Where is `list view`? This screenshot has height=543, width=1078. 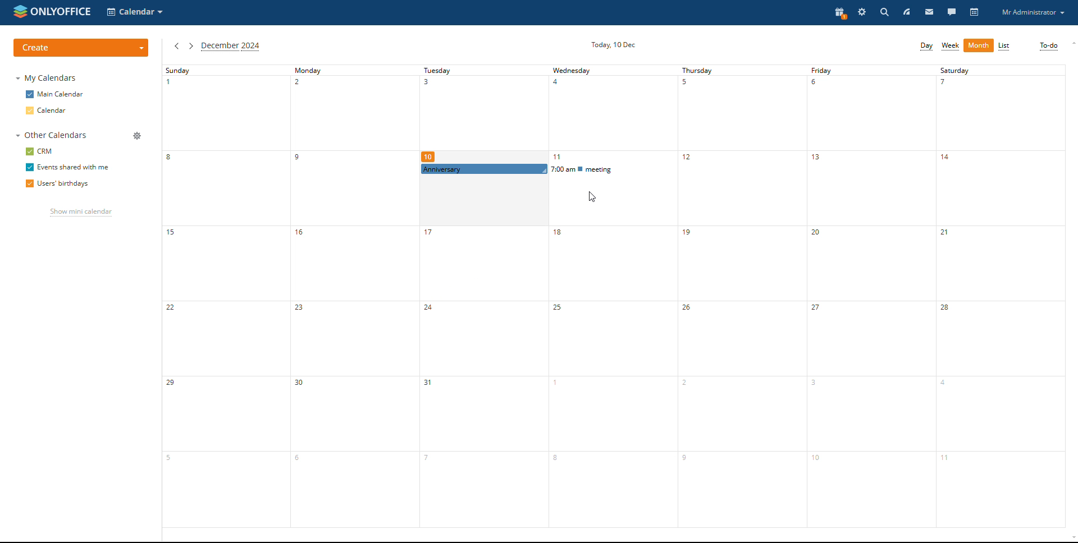
list view is located at coordinates (1004, 46).